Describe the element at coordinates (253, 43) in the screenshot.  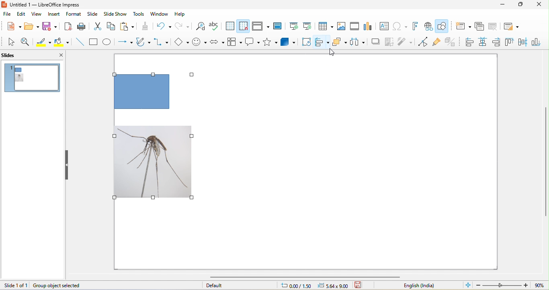
I see `callout shapes` at that location.